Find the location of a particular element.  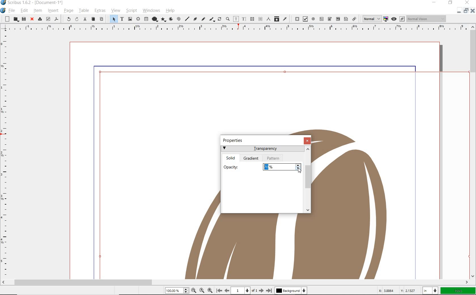

Bezier curve is located at coordinates (195, 19).